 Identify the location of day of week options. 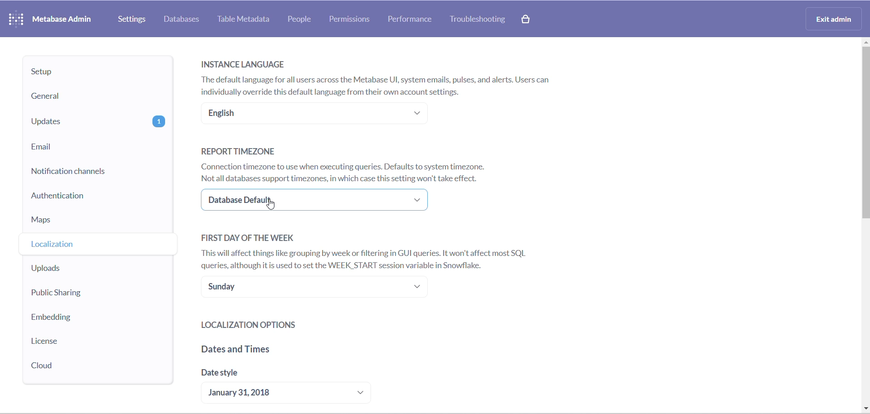
(318, 289).